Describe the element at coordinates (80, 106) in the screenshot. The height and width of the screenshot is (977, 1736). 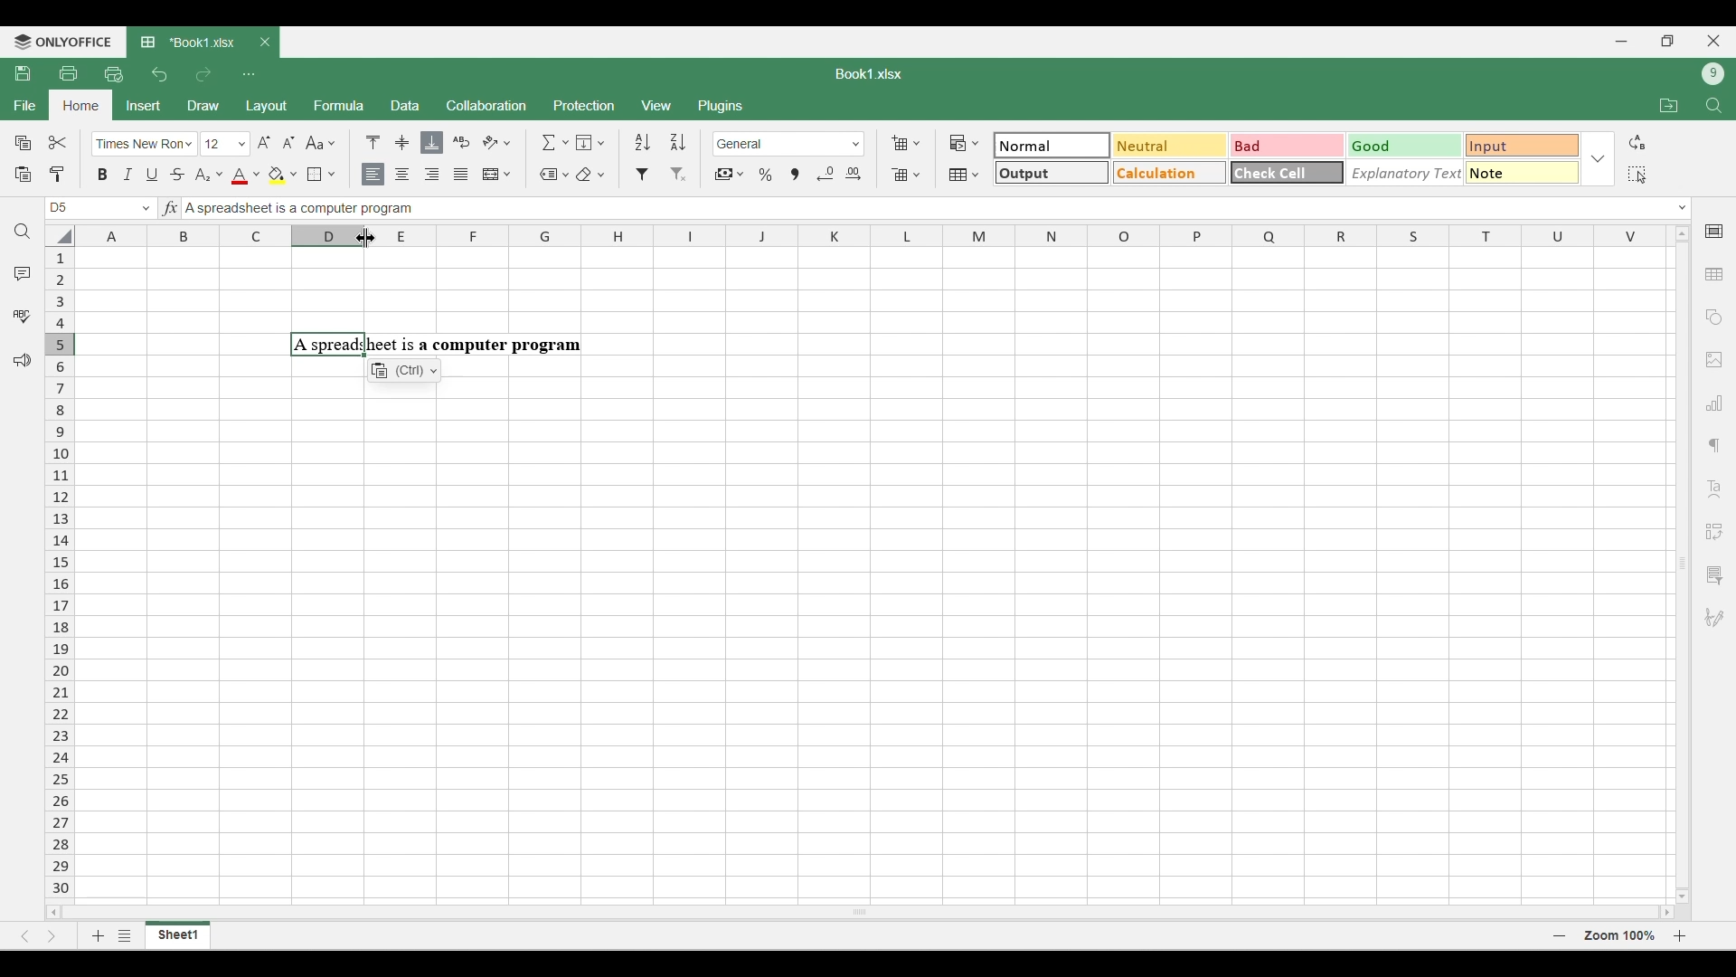
I see `Home menu, highlighted` at that location.